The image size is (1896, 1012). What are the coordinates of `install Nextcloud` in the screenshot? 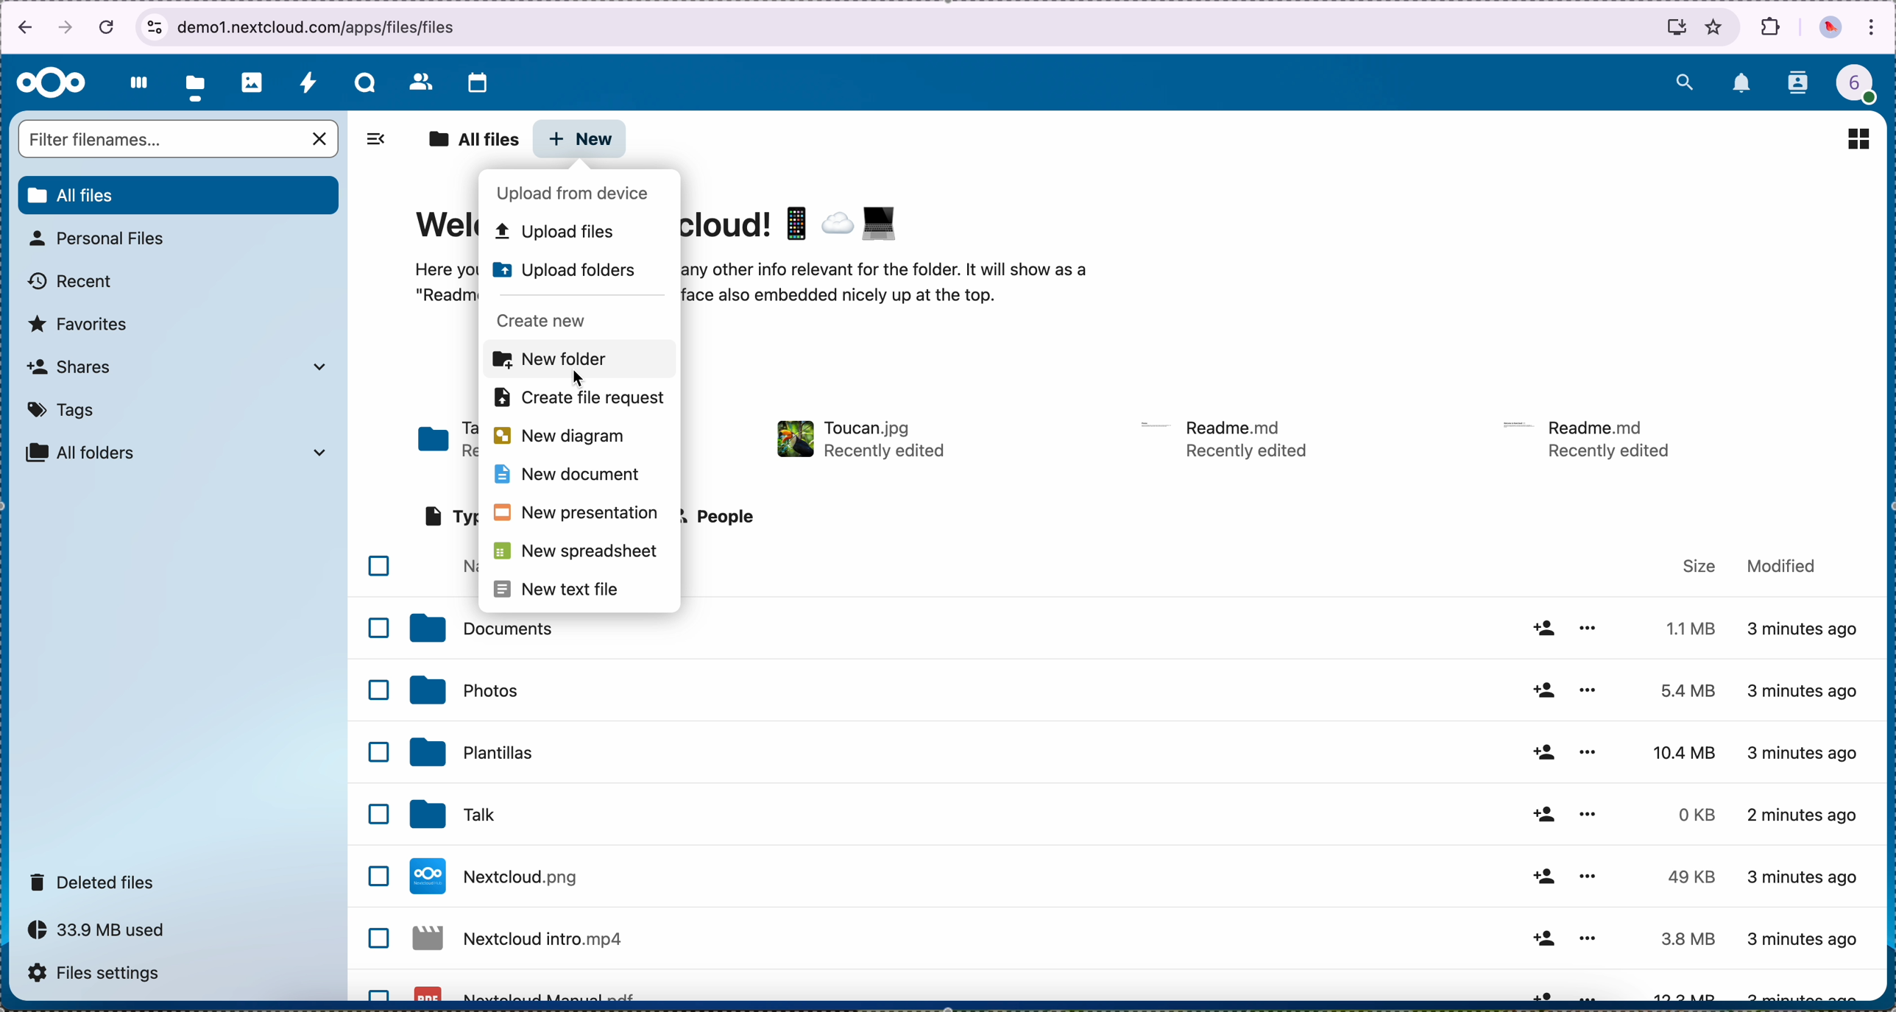 It's located at (1677, 30).